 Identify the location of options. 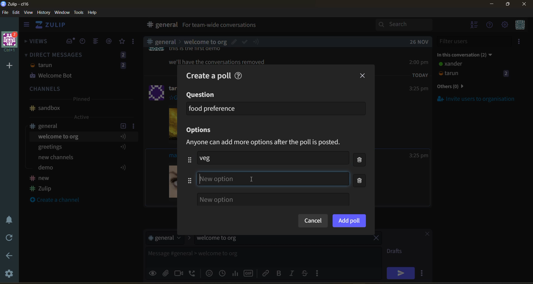
(201, 130).